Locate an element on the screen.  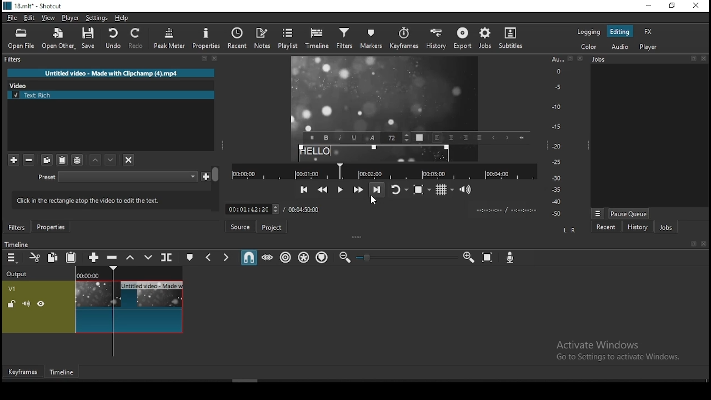
settings is located at coordinates (96, 18).